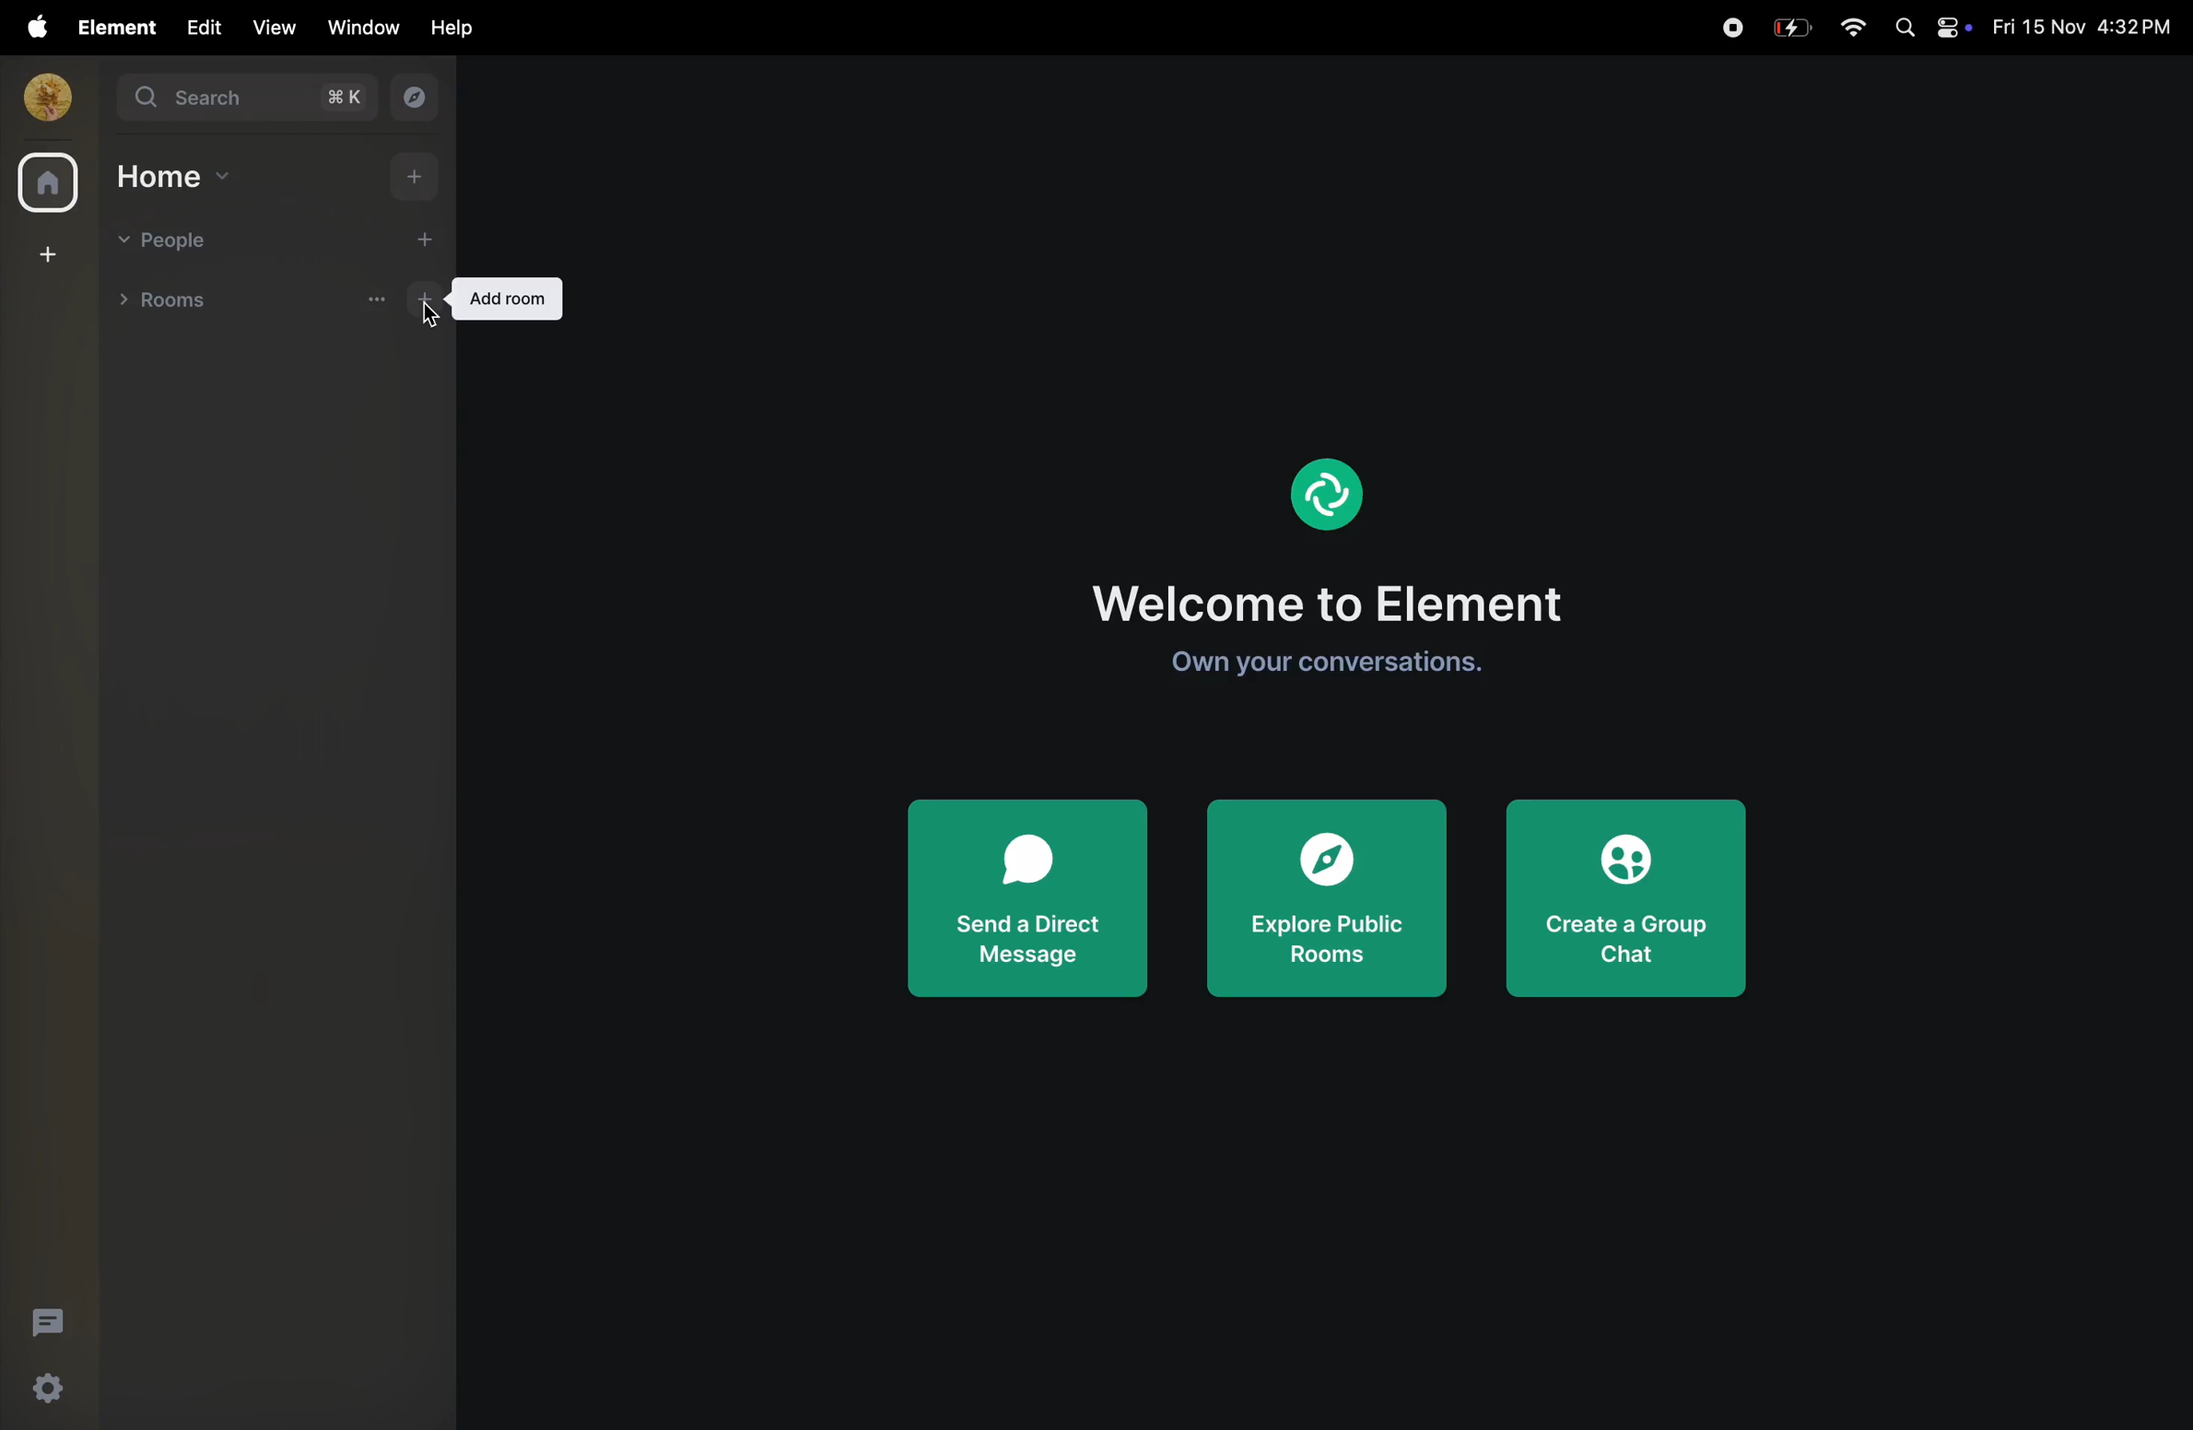 The width and height of the screenshot is (2193, 1430). I want to click on home, so click(174, 177).